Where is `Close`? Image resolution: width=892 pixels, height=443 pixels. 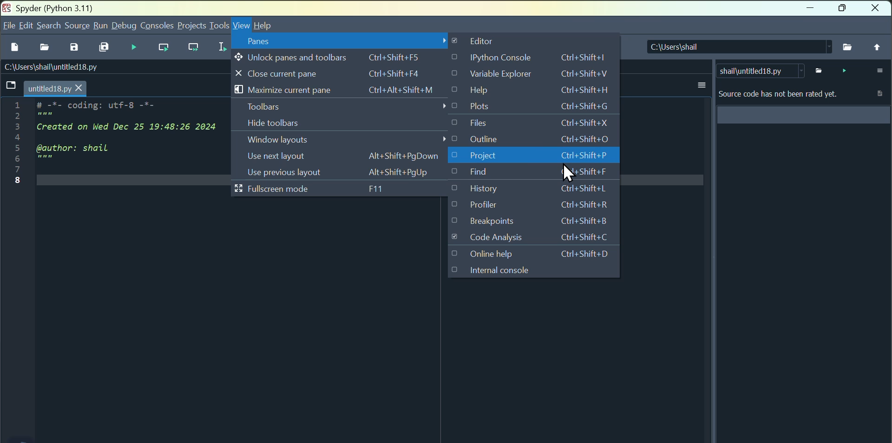 Close is located at coordinates (879, 11).